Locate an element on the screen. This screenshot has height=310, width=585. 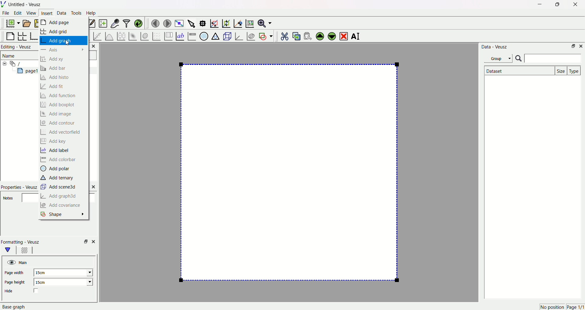
Axis is located at coordinates (64, 50).